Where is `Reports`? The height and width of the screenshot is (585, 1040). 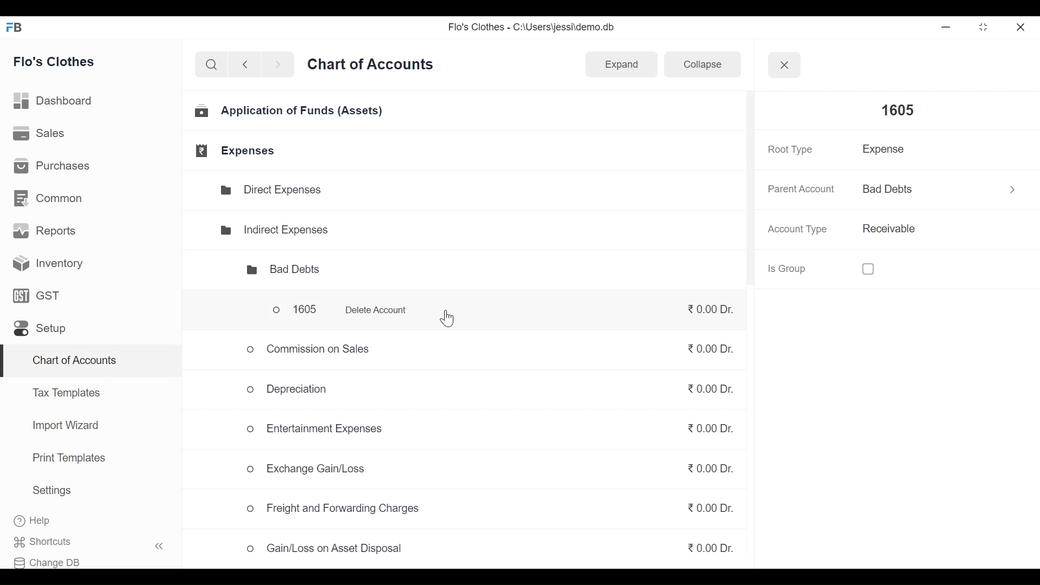
Reports is located at coordinates (47, 233).